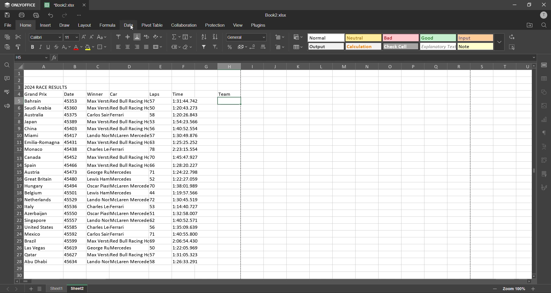 The image size is (551, 293). Describe the element at coordinates (545, 188) in the screenshot. I see `signature` at that location.